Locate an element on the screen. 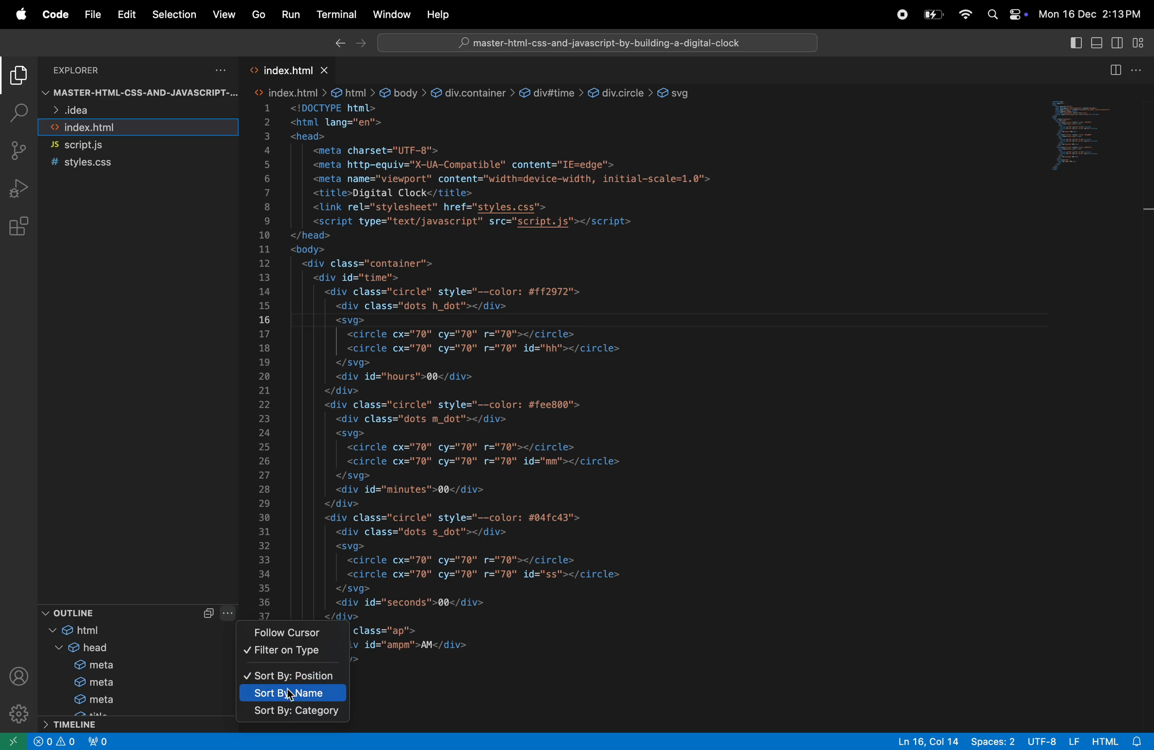 This screenshot has width=1154, height=750. selection is located at coordinates (172, 15).